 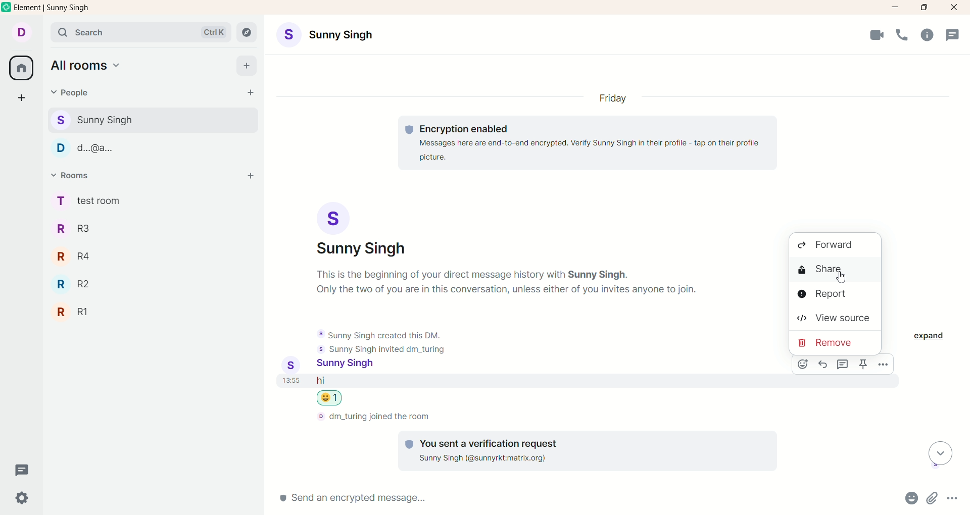 What do you see at coordinates (930, 35) in the screenshot?
I see `room info` at bounding box center [930, 35].